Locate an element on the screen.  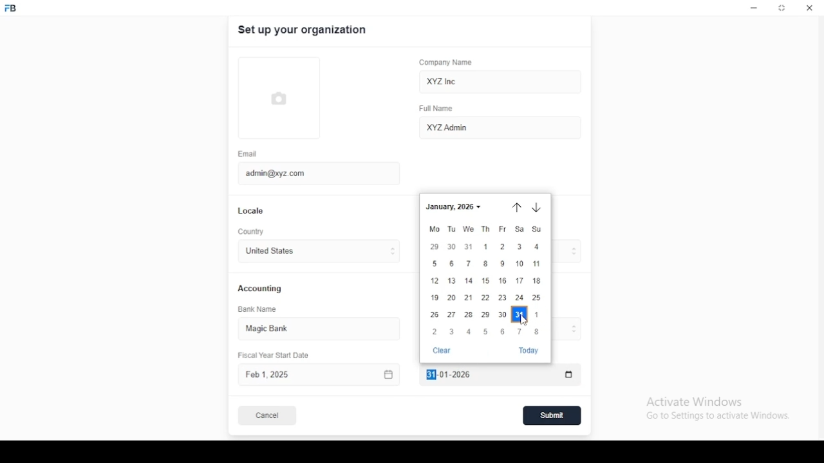
mo is located at coordinates (434, 230).